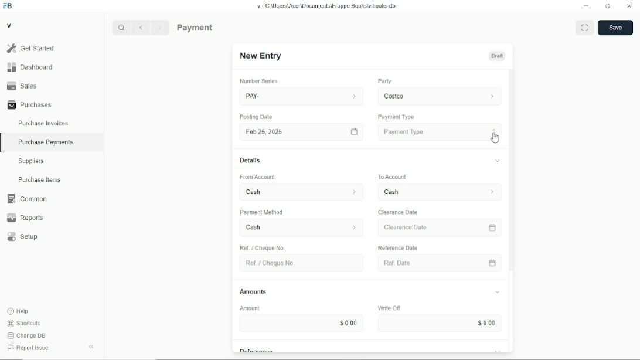 Image resolution: width=640 pixels, height=360 pixels. I want to click on Help, so click(18, 311).